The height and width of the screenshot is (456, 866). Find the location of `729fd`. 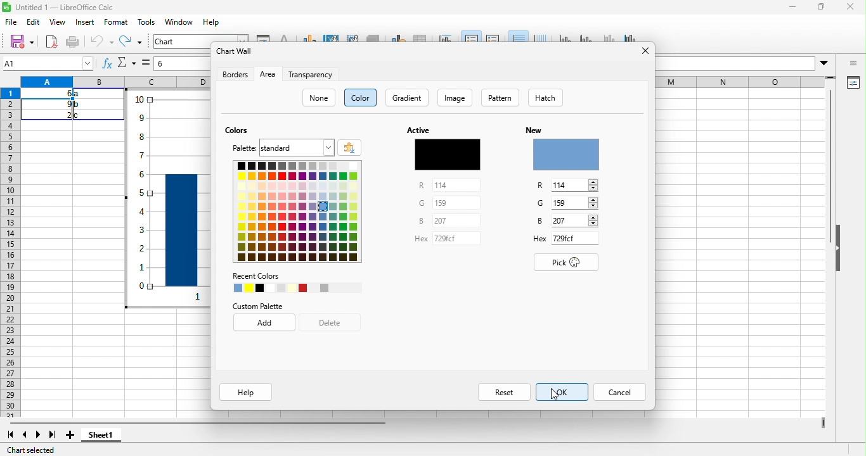

729fd is located at coordinates (576, 239).